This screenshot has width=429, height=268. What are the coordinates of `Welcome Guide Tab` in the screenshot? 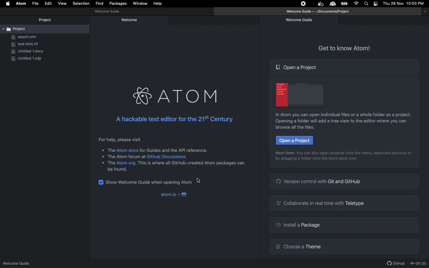 It's located at (300, 20).